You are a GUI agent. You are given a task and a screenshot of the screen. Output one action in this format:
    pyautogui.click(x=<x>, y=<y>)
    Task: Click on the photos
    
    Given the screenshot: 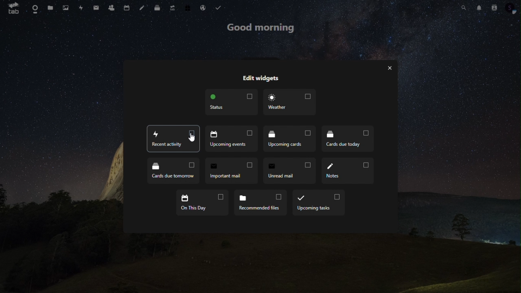 What is the action you would take?
    pyautogui.click(x=67, y=9)
    